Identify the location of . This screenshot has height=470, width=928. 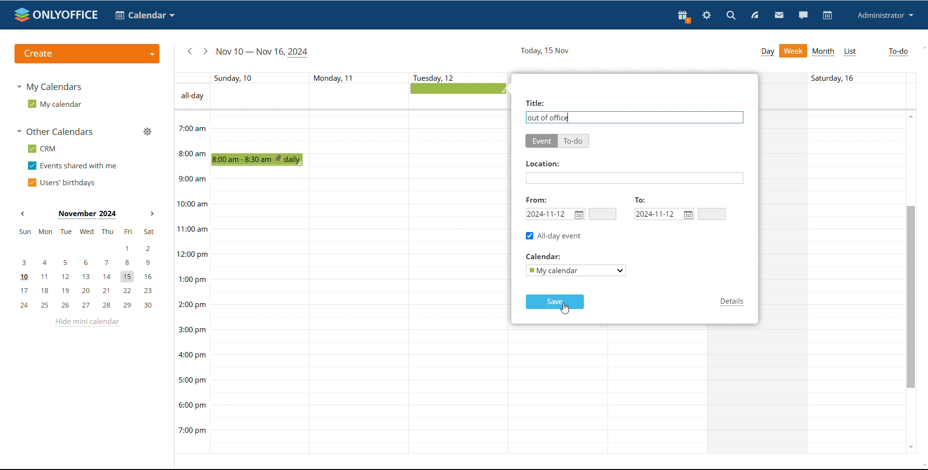
(544, 199).